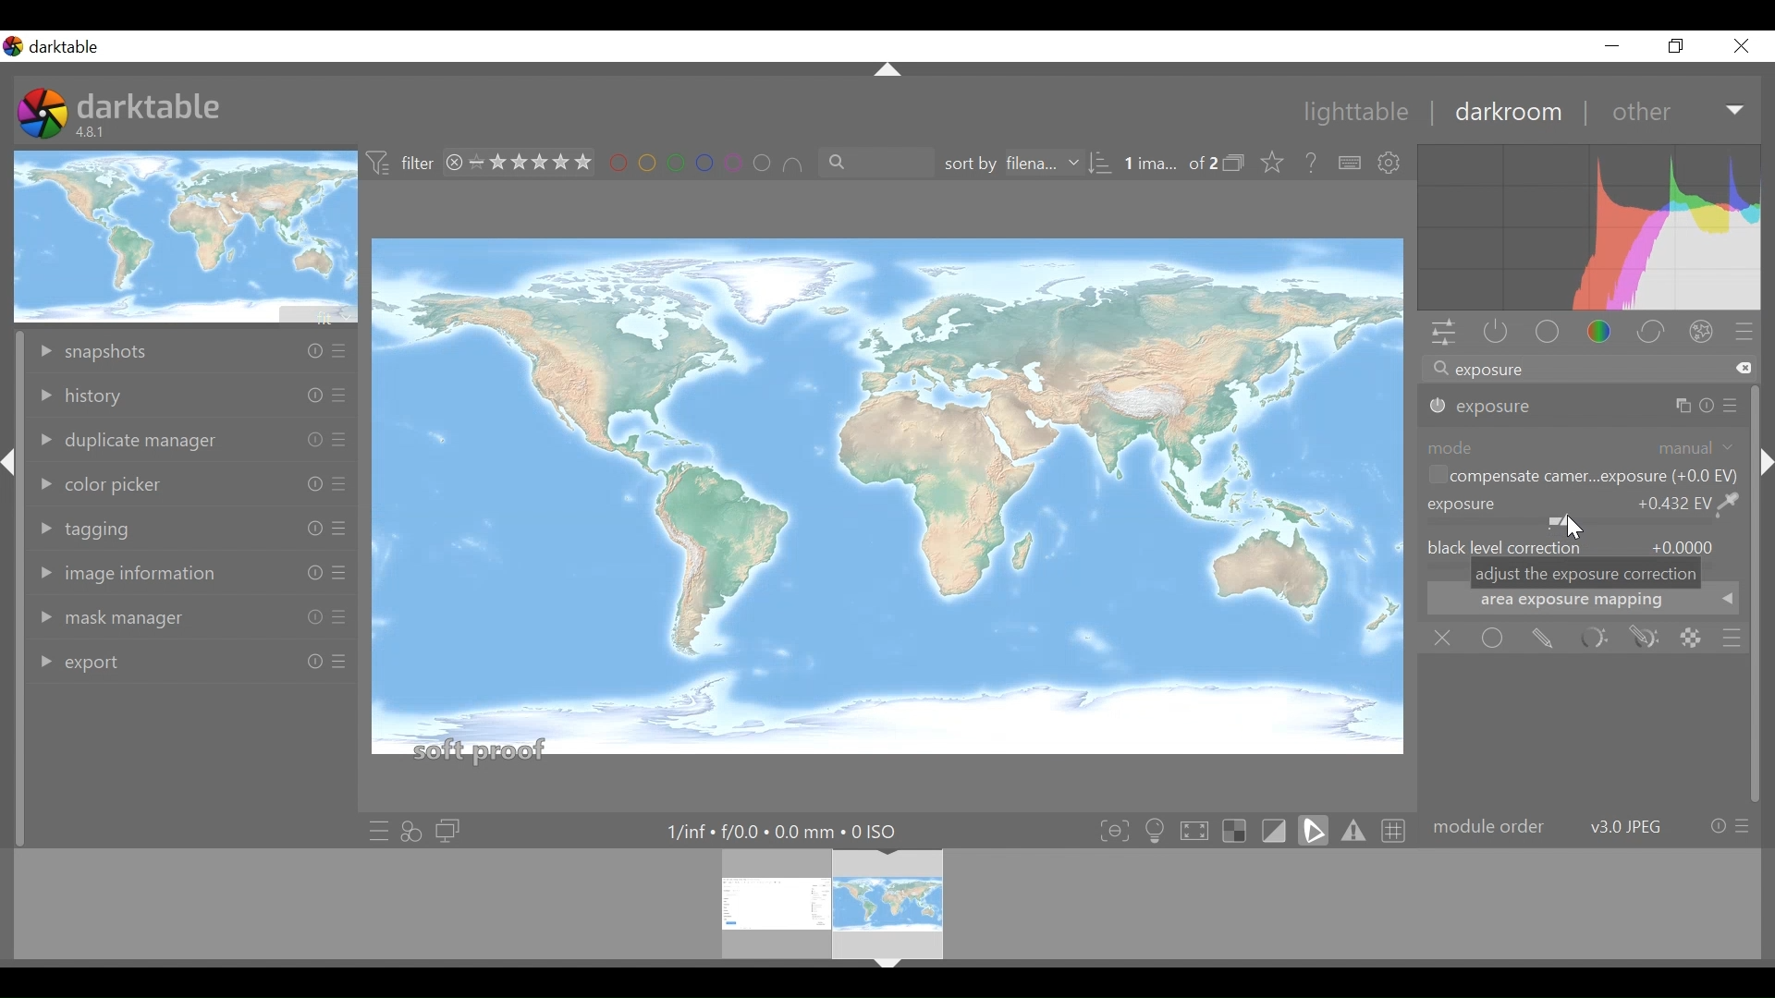 The height and width of the screenshot is (998, 1775). Describe the element at coordinates (790, 832) in the screenshot. I see `Maximum Exposure` at that location.